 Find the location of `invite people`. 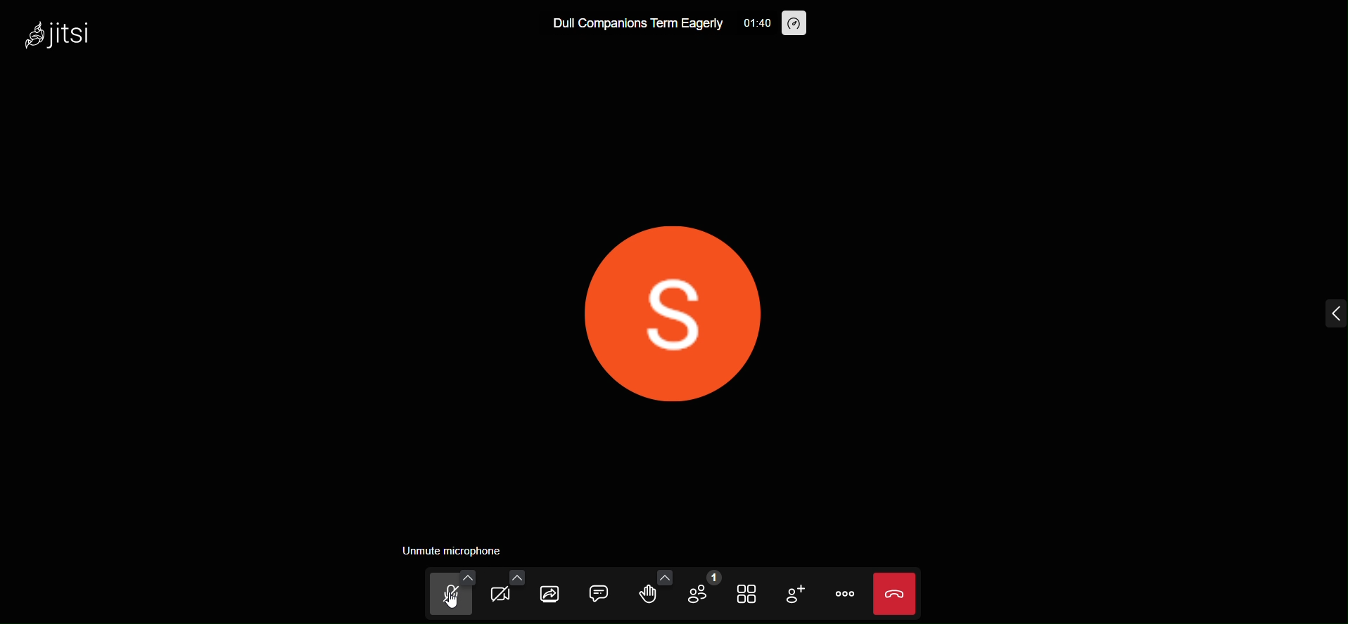

invite people is located at coordinates (793, 593).